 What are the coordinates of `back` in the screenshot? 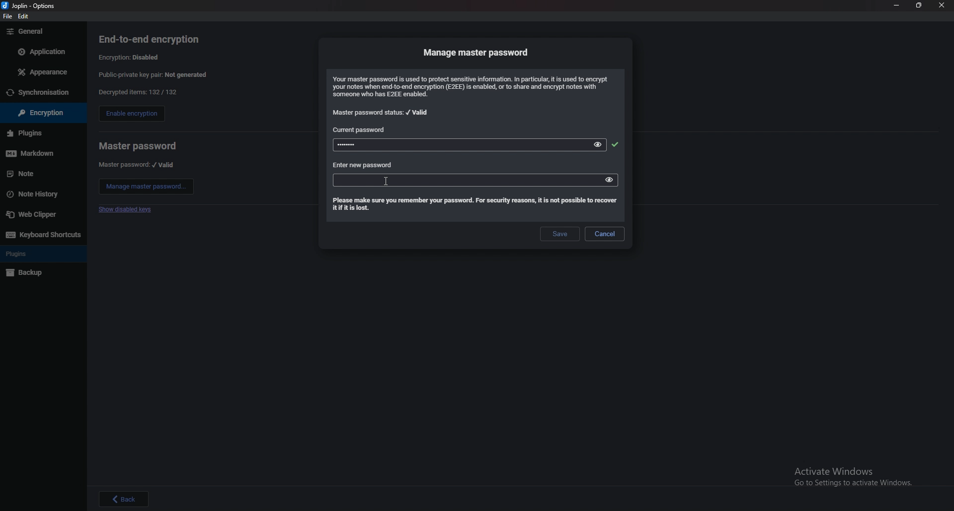 It's located at (124, 499).